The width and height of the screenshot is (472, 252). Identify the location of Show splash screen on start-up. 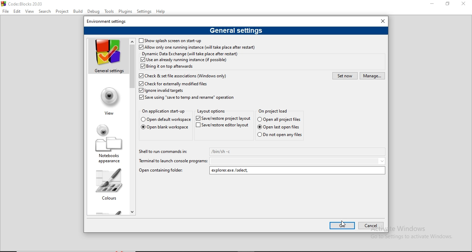
(174, 40).